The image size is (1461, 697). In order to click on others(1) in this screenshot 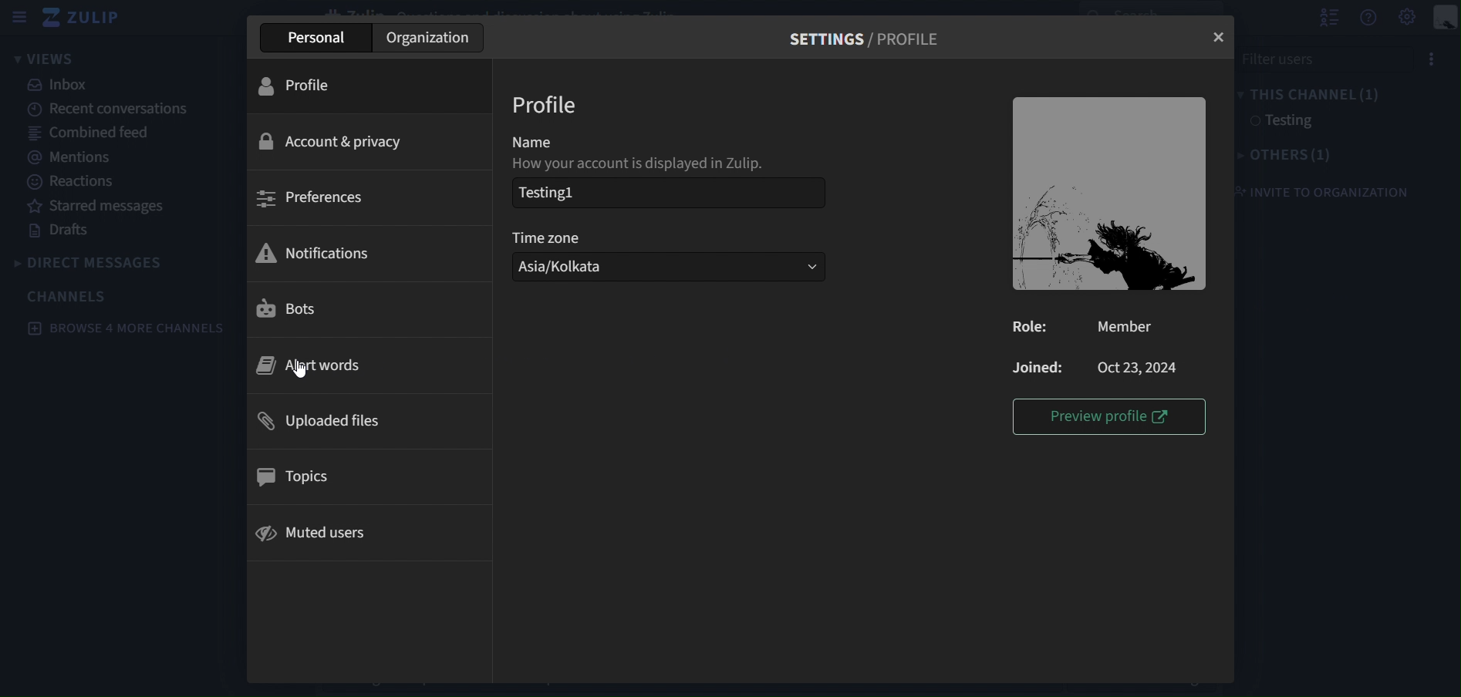, I will do `click(1287, 156)`.